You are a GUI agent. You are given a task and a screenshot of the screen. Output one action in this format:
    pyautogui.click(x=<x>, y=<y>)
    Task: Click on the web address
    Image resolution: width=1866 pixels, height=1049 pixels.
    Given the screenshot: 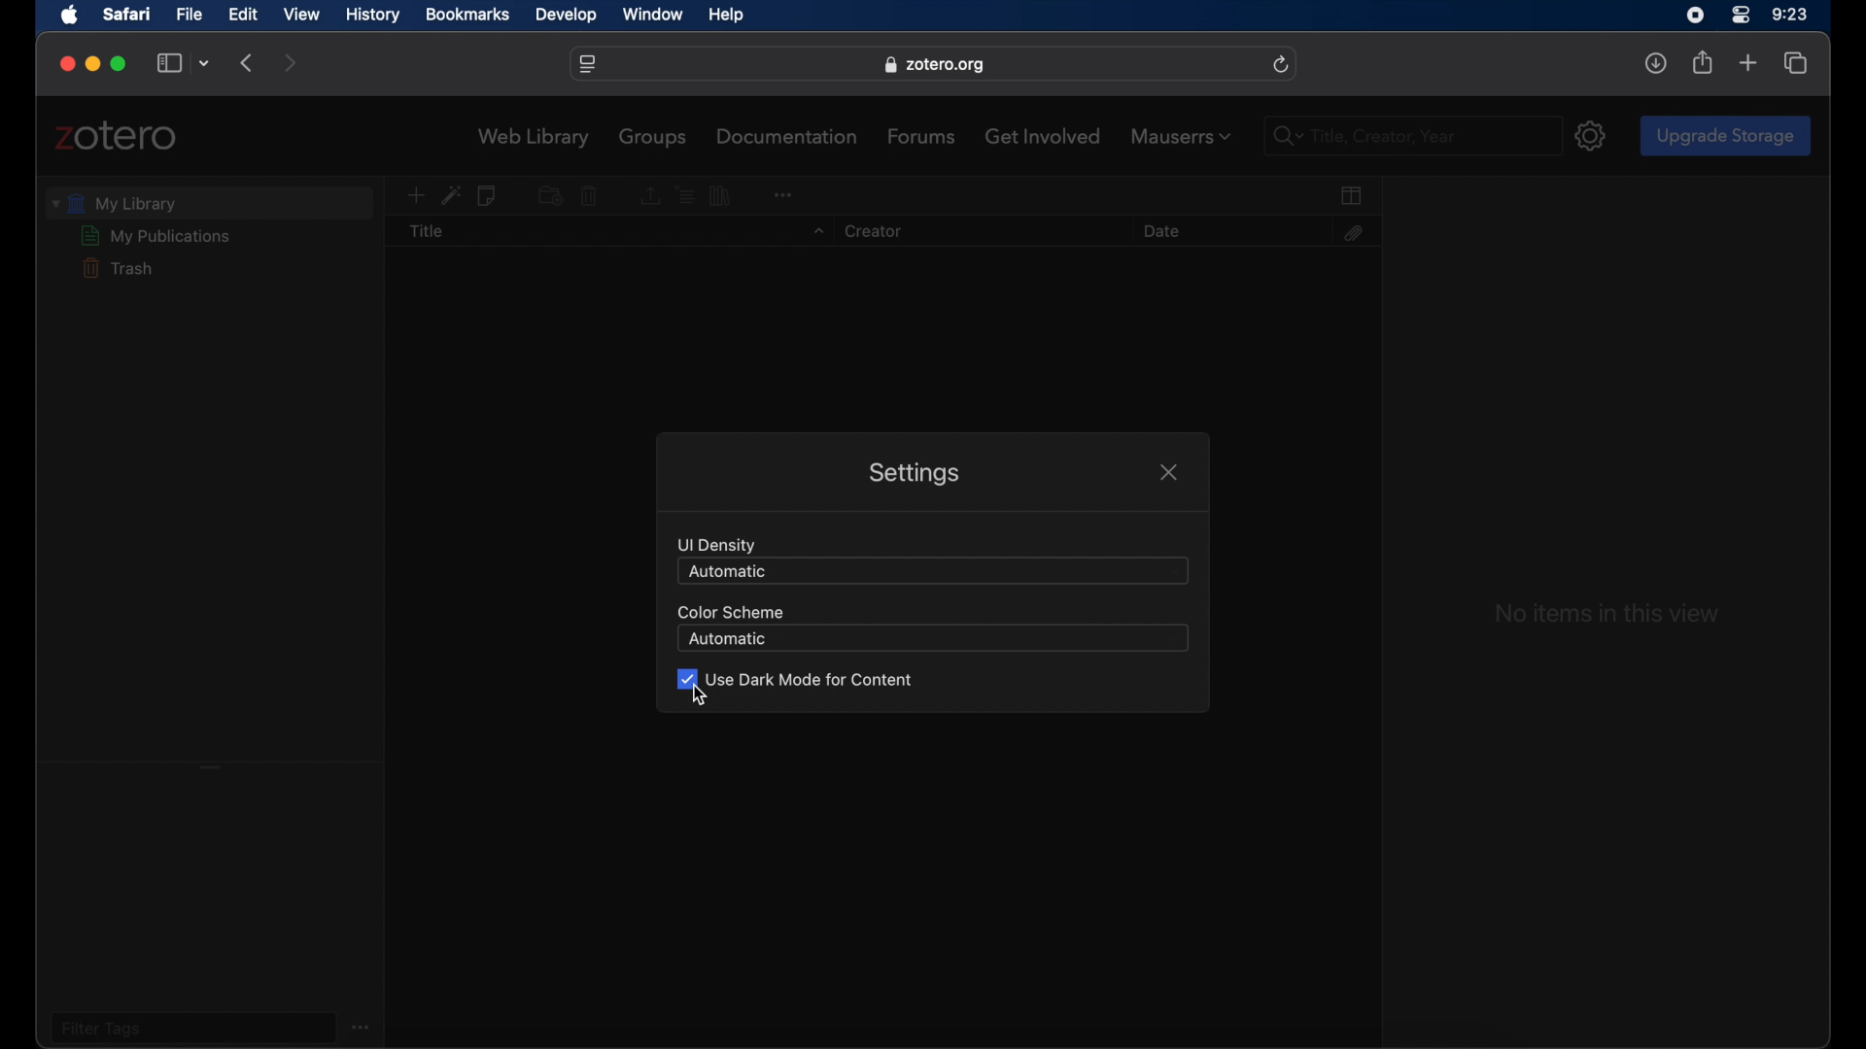 What is the action you would take?
    pyautogui.click(x=588, y=65)
    